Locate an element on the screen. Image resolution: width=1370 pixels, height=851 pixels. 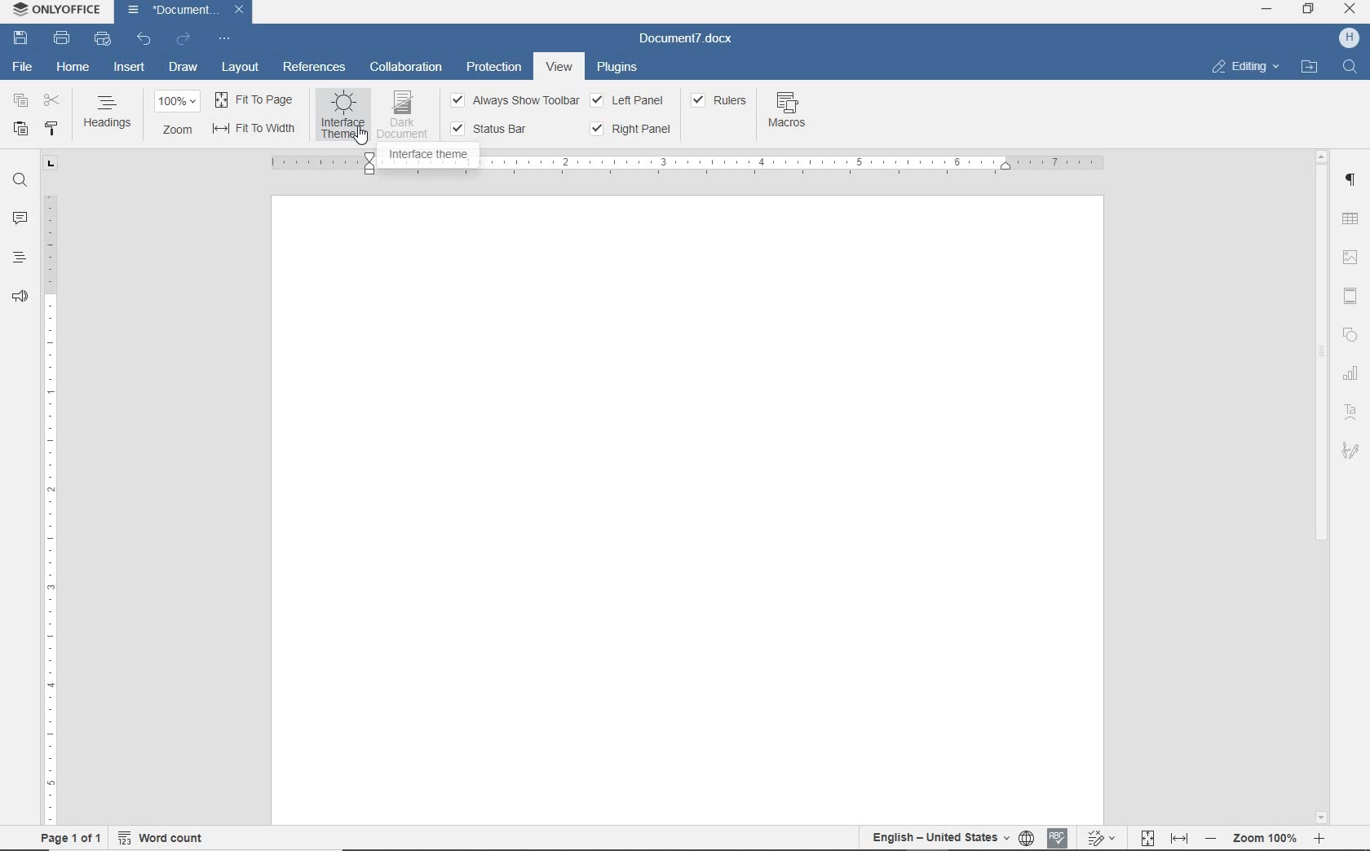
FIT TO PAGE is located at coordinates (1150, 838).